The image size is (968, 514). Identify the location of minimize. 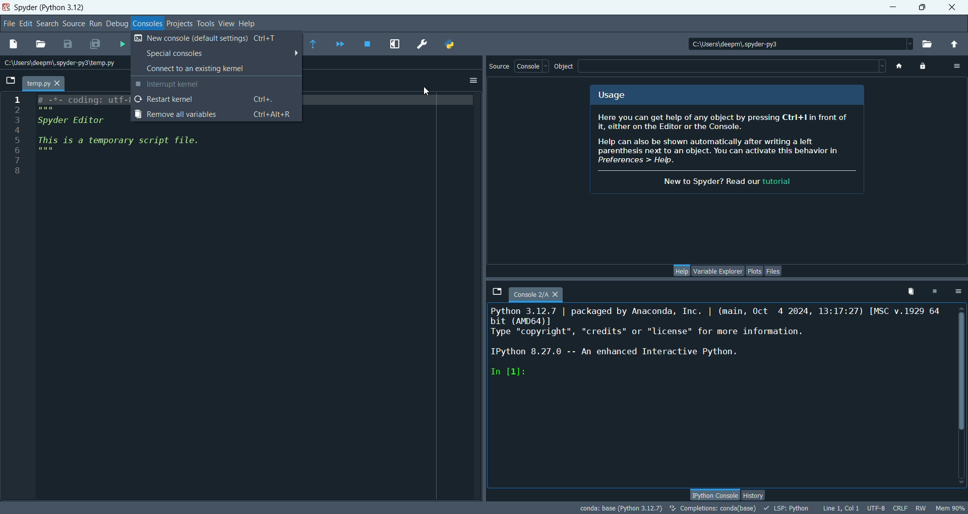
(893, 7).